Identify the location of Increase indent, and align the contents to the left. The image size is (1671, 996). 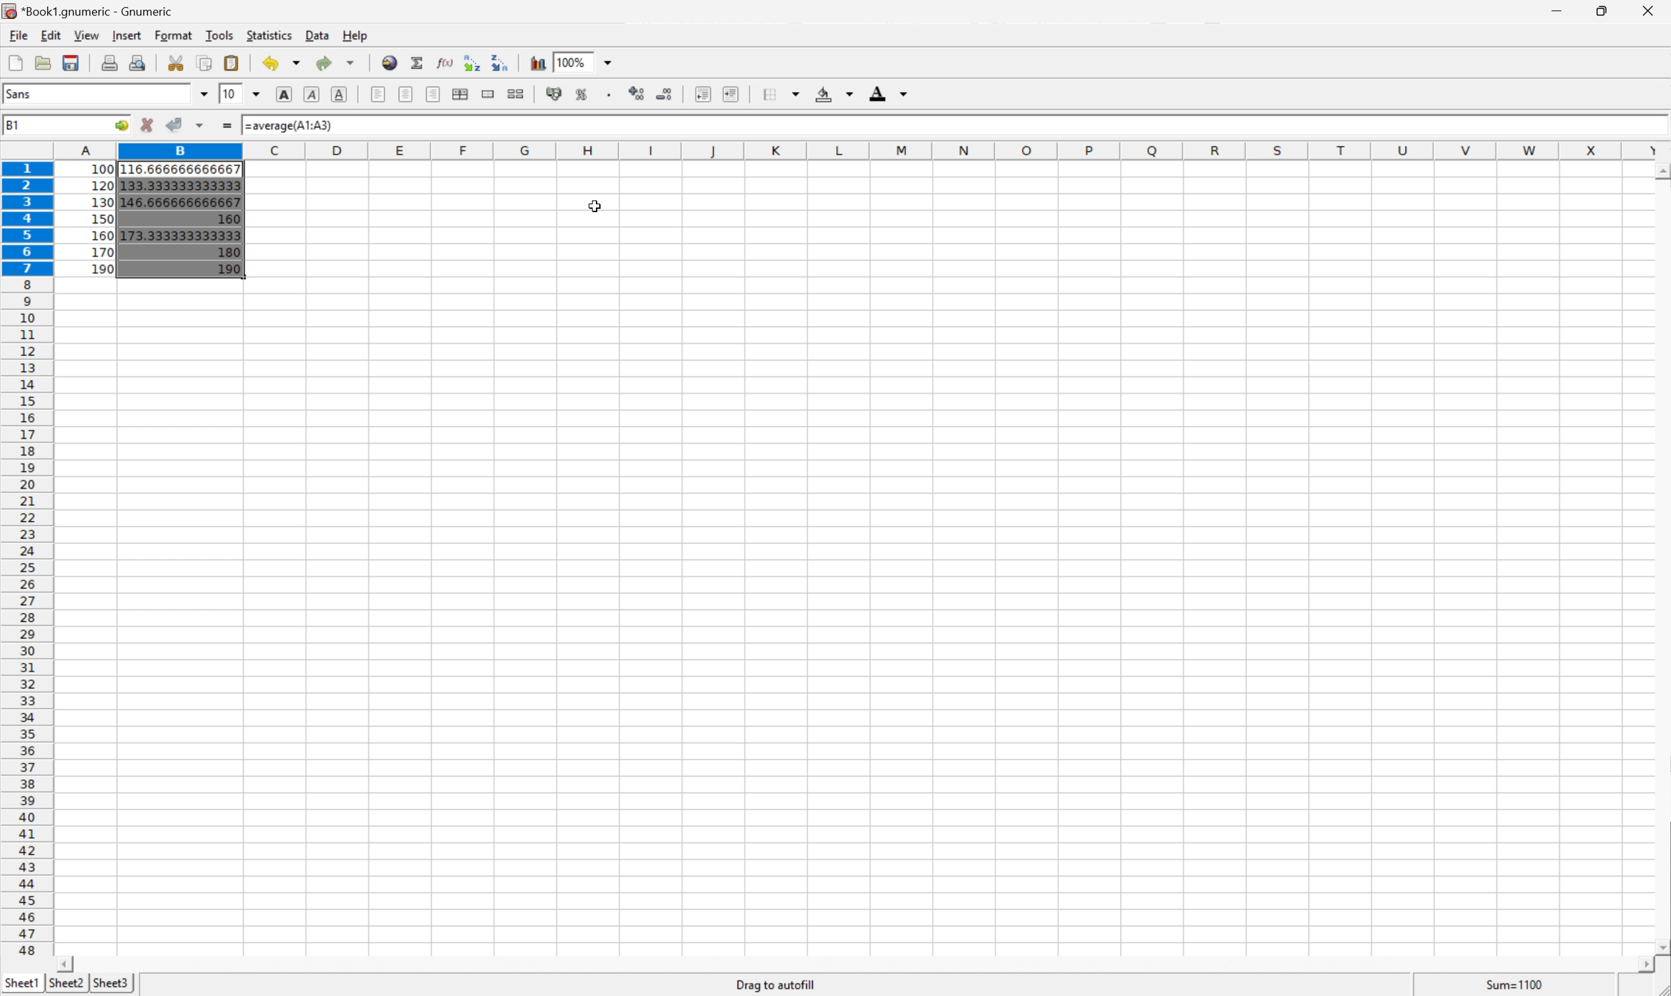
(734, 95).